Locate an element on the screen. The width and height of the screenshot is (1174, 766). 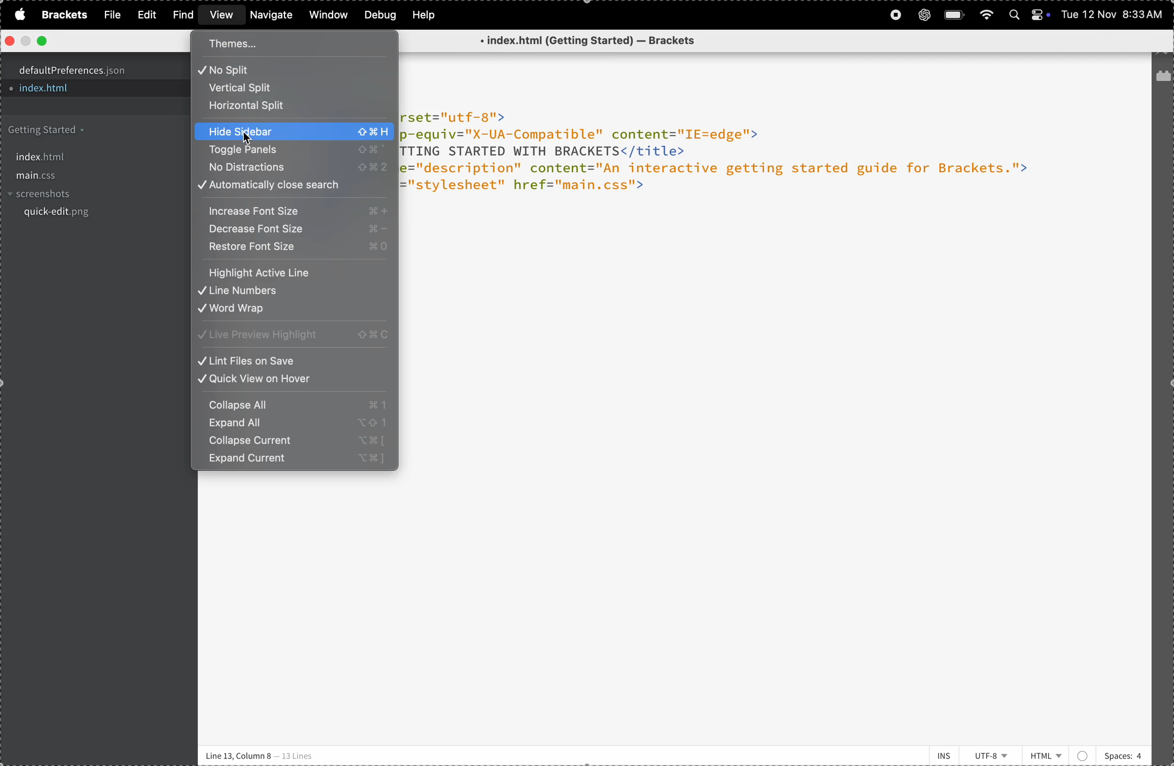
closing window is located at coordinates (10, 41).